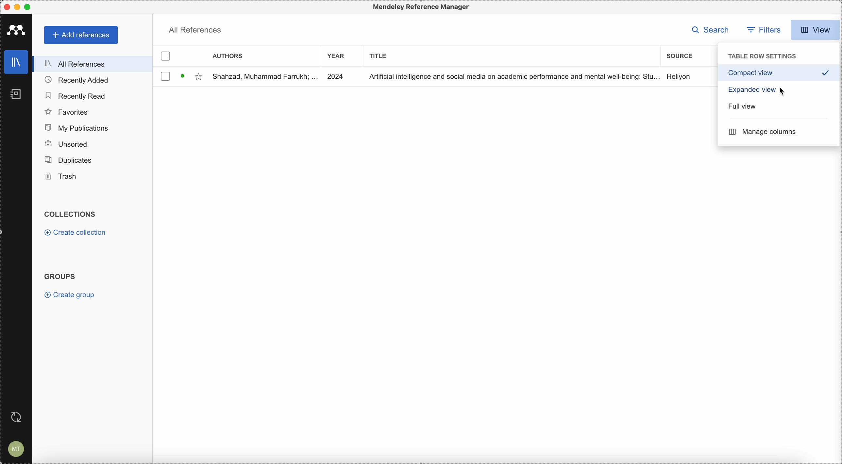 The image size is (842, 464). Describe the element at coordinates (265, 77) in the screenshot. I see `Shahzad, Muhammad Farrukh` at that location.